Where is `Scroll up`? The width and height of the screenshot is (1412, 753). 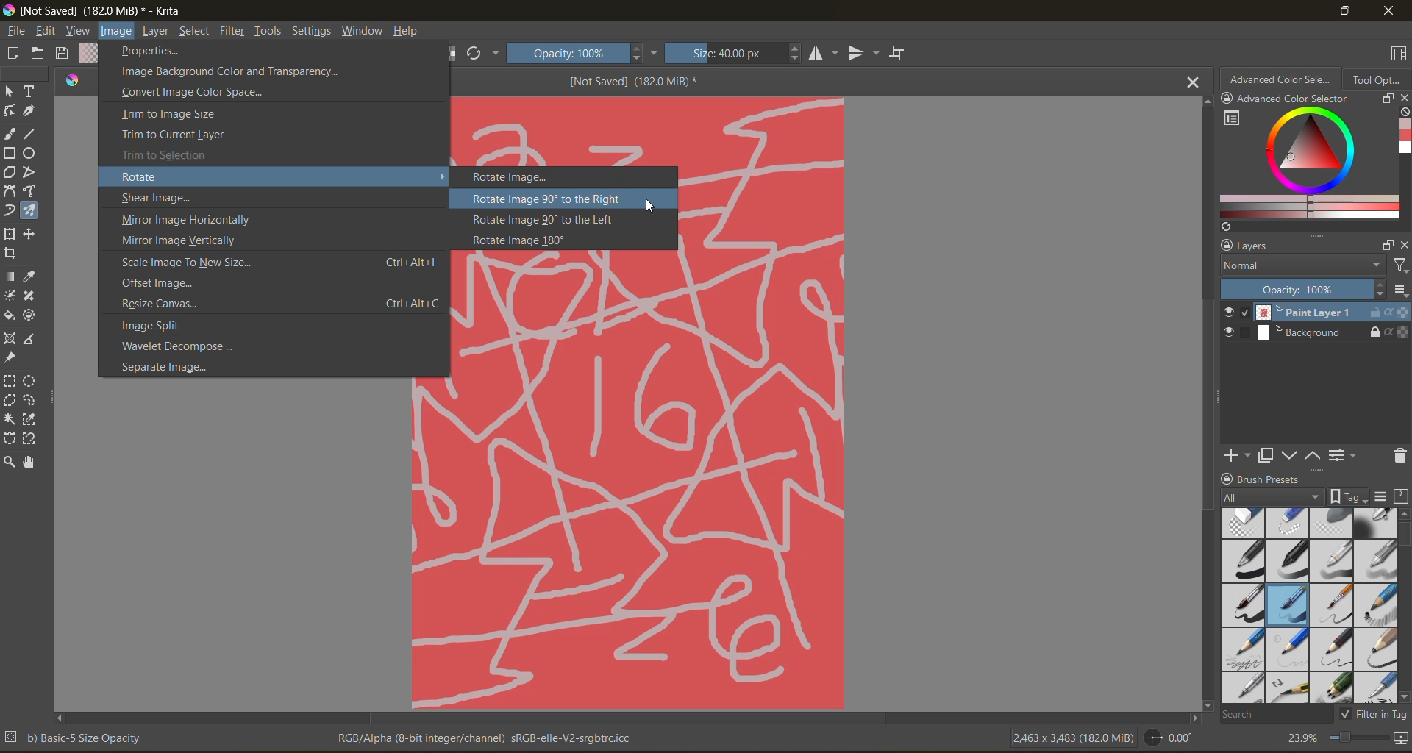
Scroll up is located at coordinates (1205, 102).